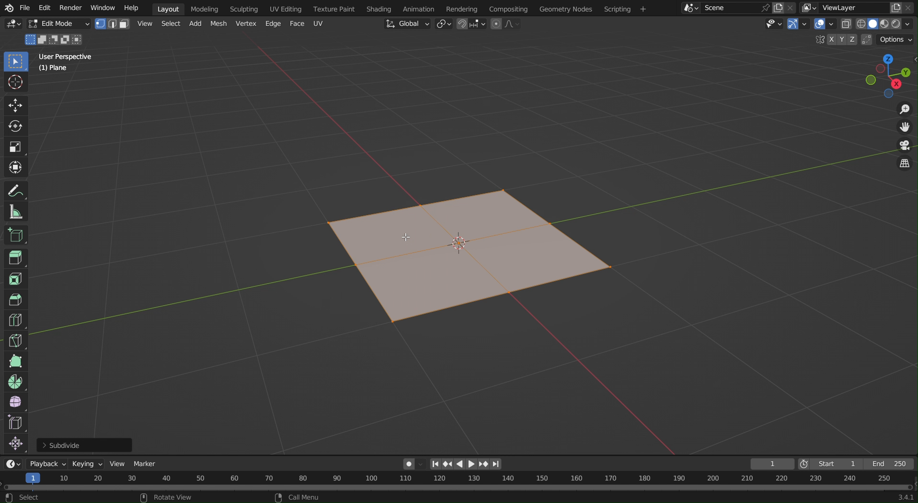  What do you see at coordinates (910, 8) in the screenshot?
I see `close` at bounding box center [910, 8].